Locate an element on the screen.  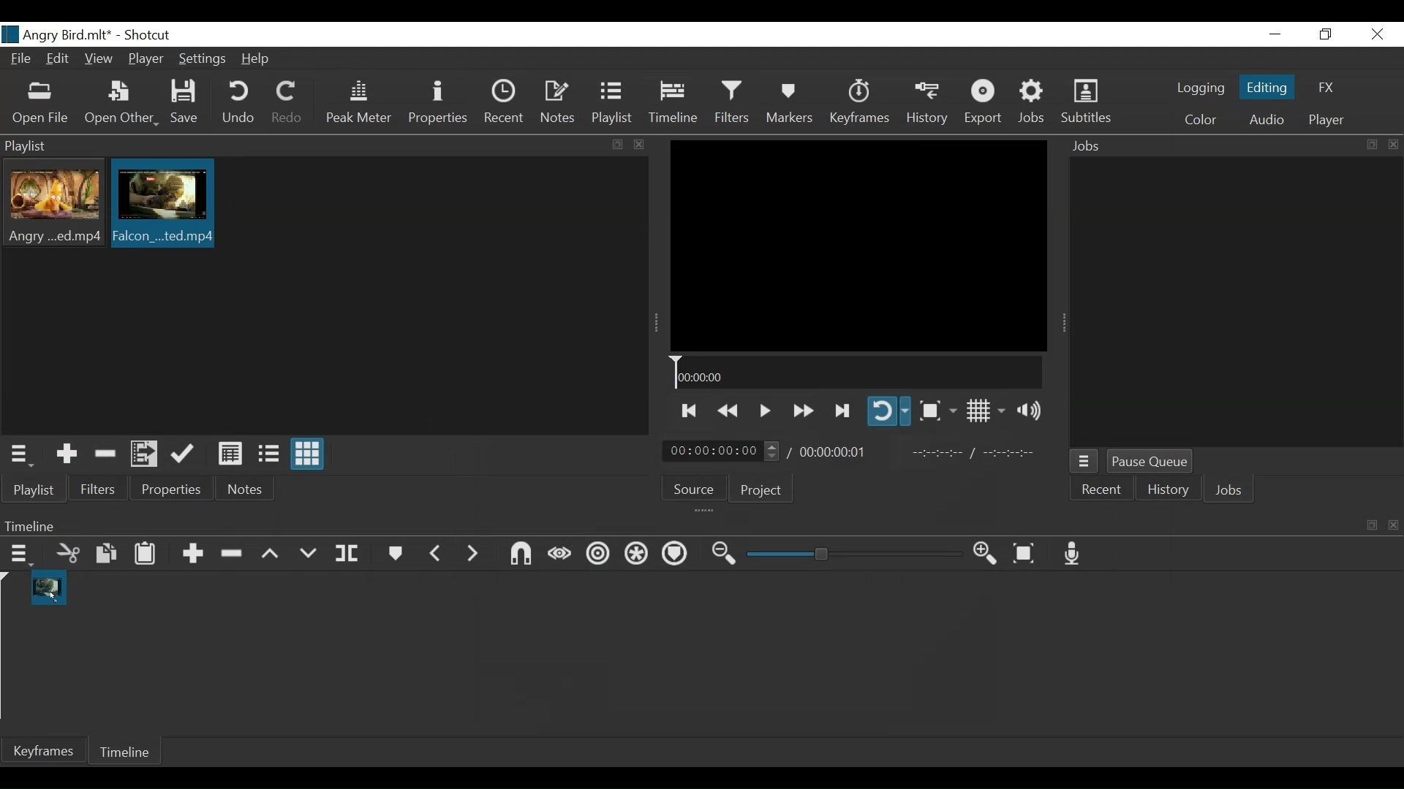
Zoom timeline in is located at coordinates (989, 554).